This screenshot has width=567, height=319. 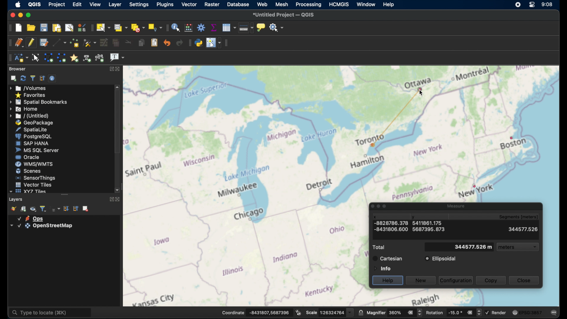 What do you see at coordinates (285, 15) in the screenshot?
I see `untitles project QGIS` at bounding box center [285, 15].